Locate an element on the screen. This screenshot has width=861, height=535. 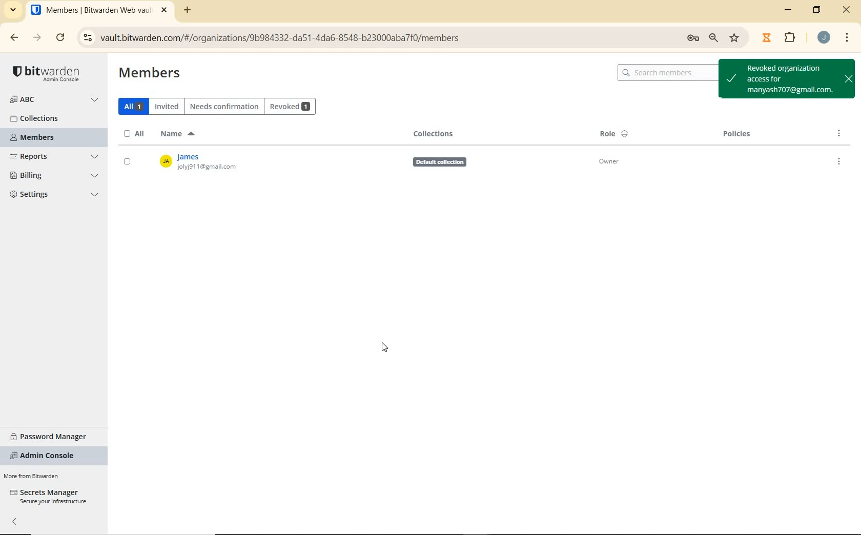
Defauit collection is located at coordinates (447, 161).